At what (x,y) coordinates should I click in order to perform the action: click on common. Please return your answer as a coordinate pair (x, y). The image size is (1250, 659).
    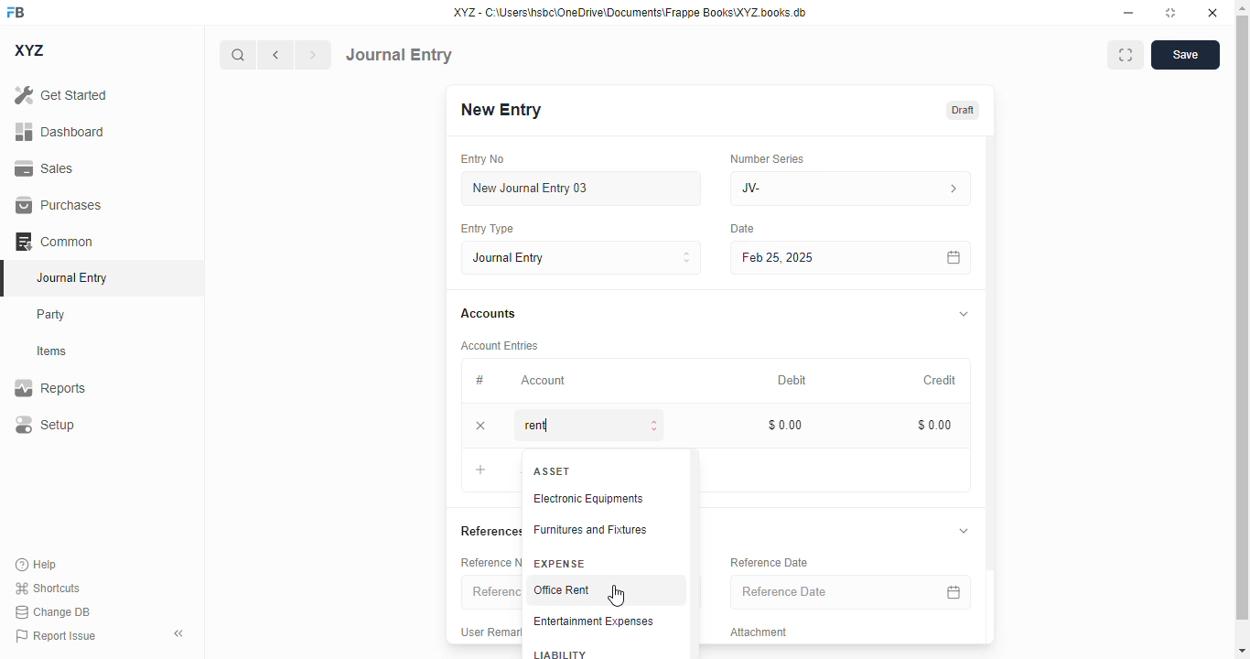
    Looking at the image, I should click on (54, 242).